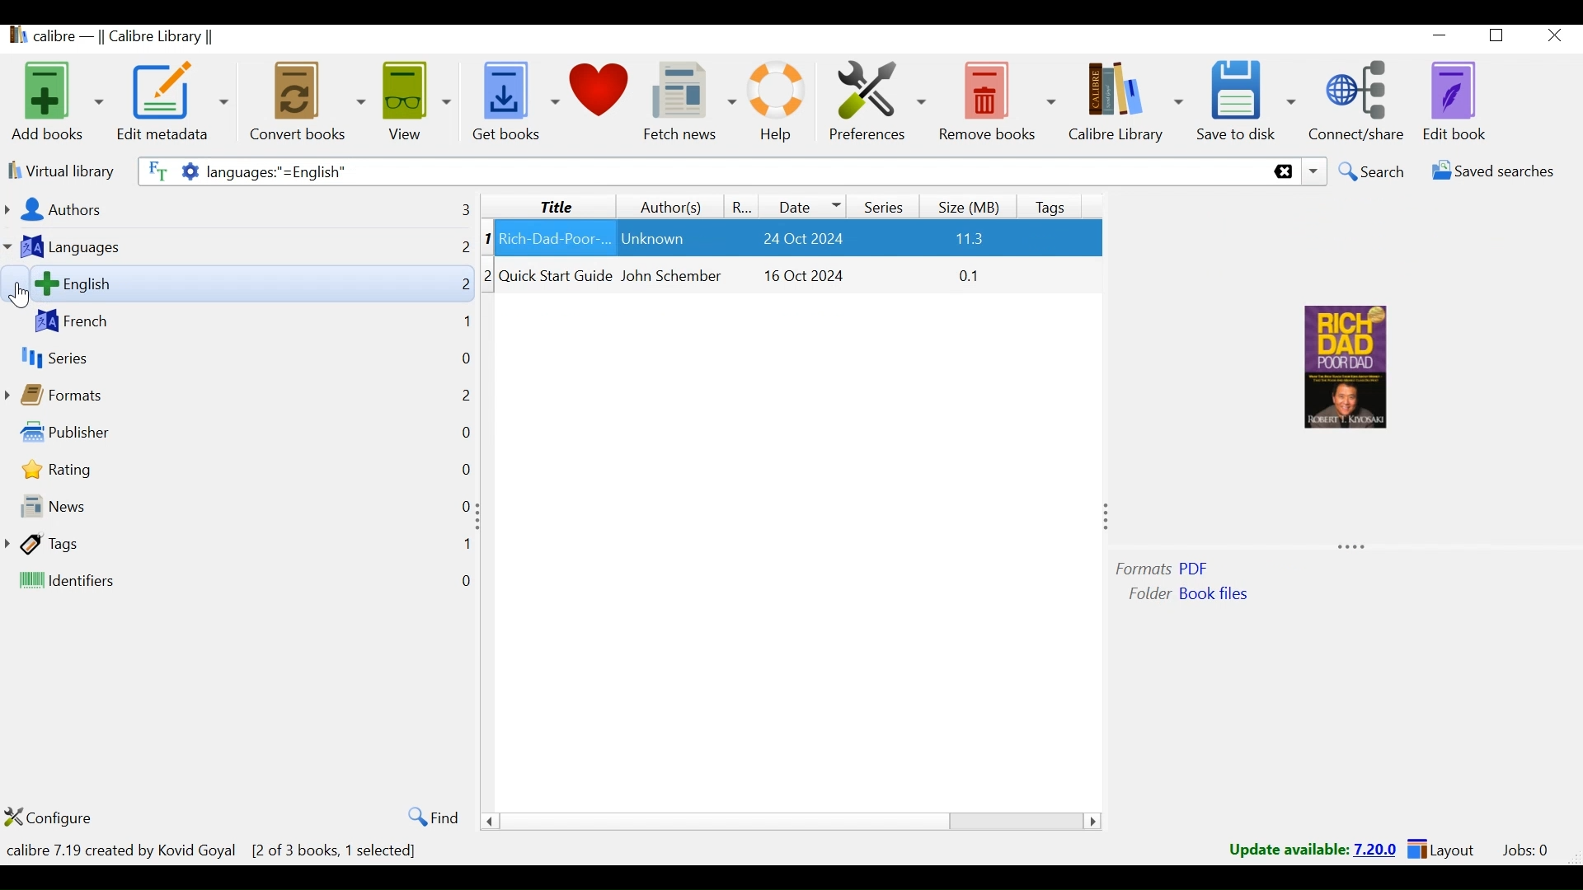  Describe the element at coordinates (468, 583) in the screenshot. I see `0` at that location.